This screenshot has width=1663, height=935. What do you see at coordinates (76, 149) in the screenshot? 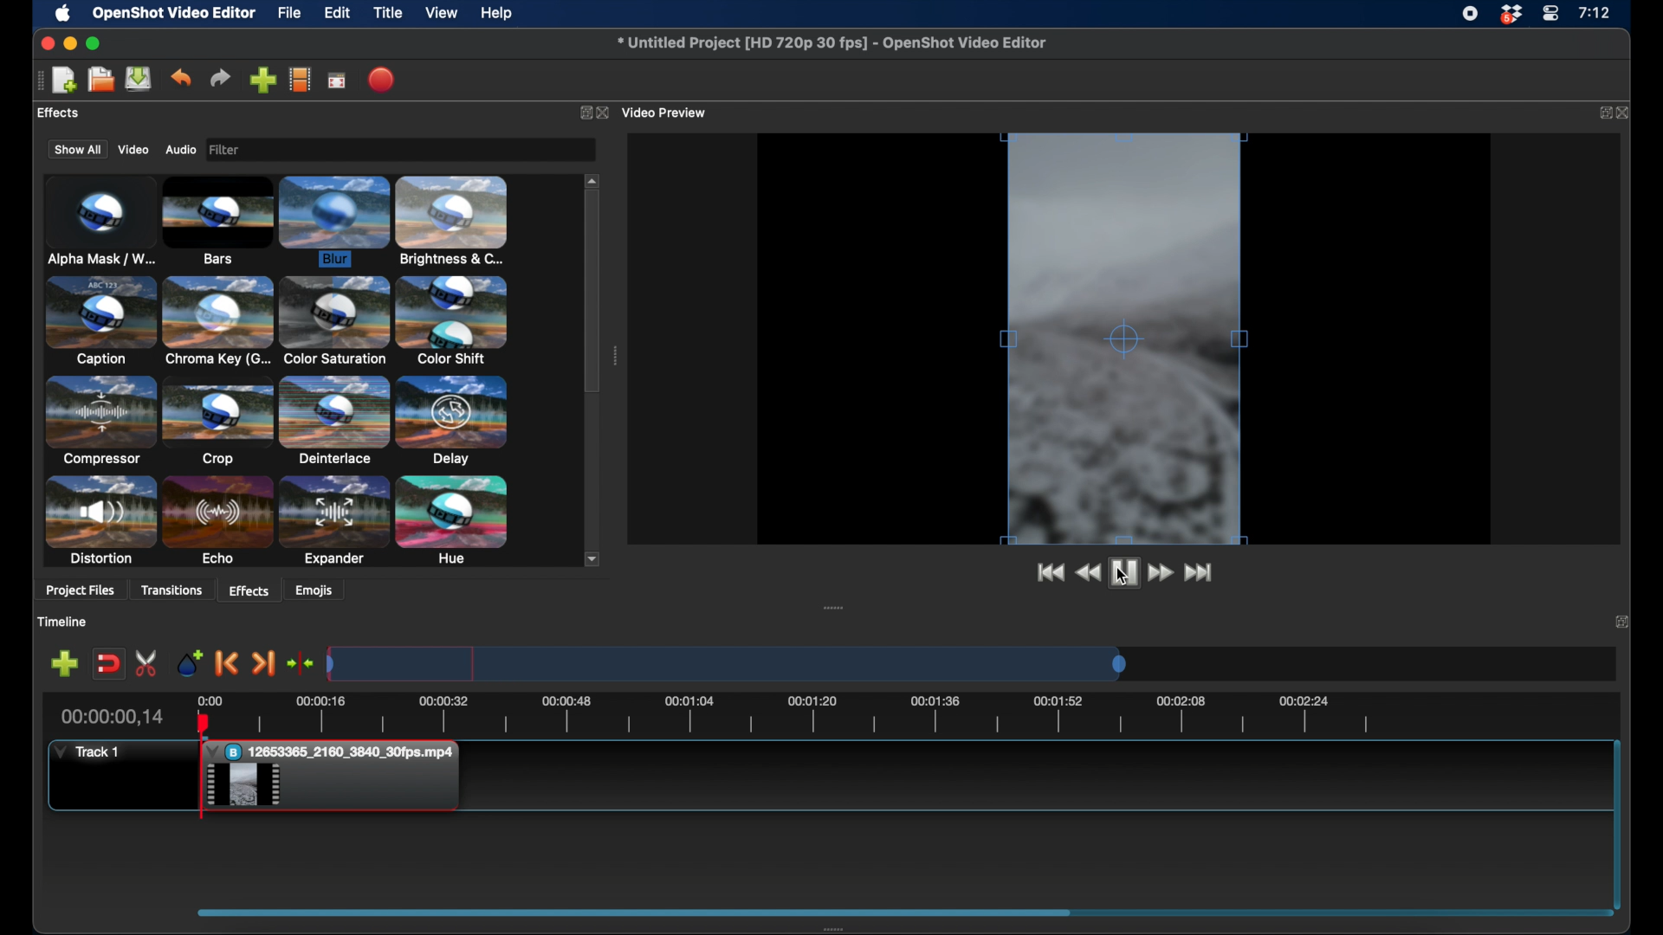
I see `show all` at bounding box center [76, 149].